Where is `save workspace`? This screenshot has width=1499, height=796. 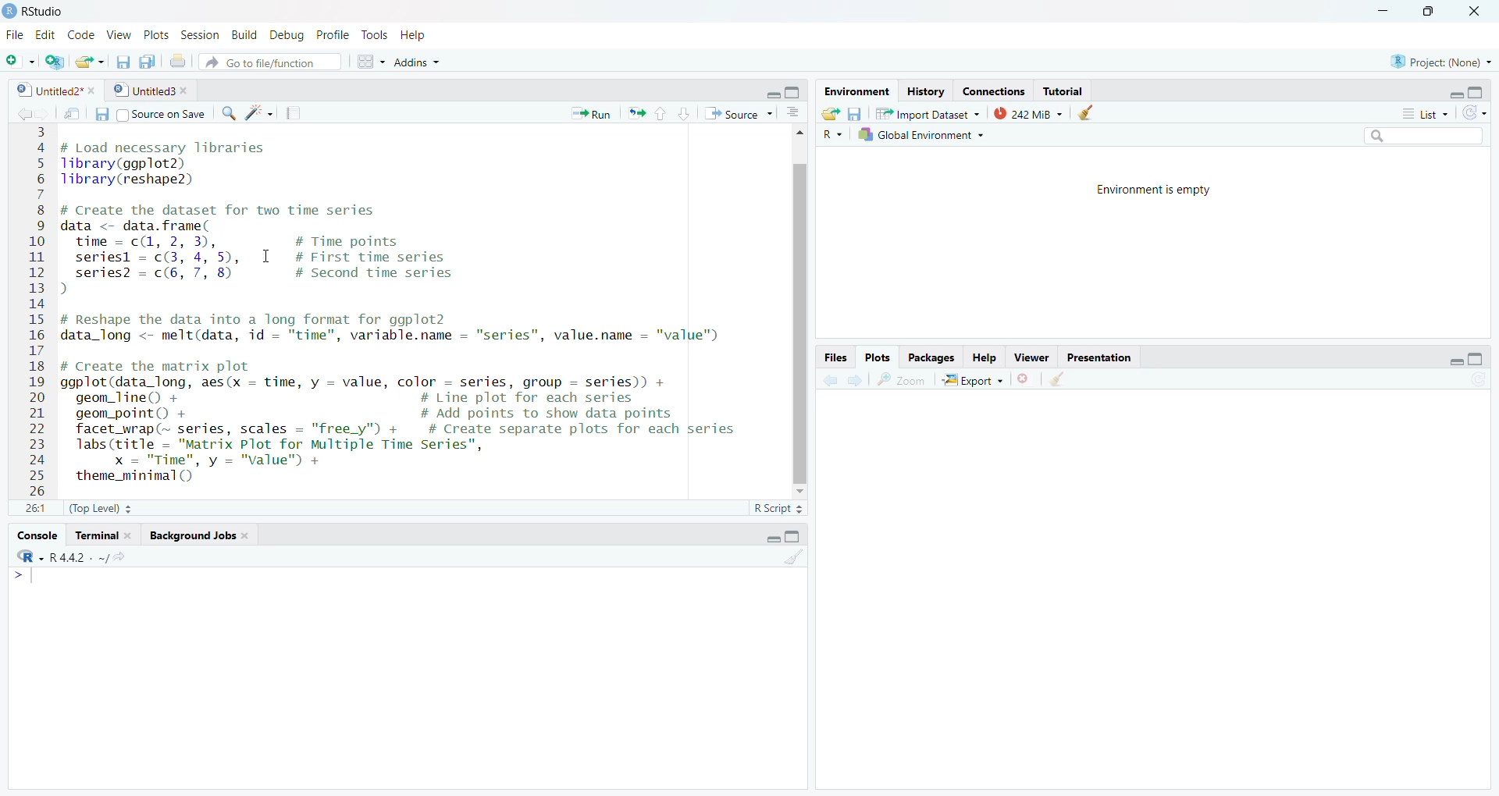
save workspace is located at coordinates (854, 112).